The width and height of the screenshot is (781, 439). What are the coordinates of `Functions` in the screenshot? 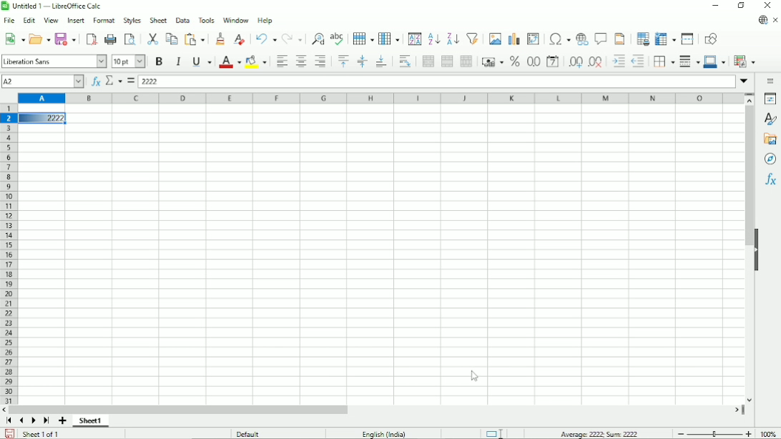 It's located at (771, 179).